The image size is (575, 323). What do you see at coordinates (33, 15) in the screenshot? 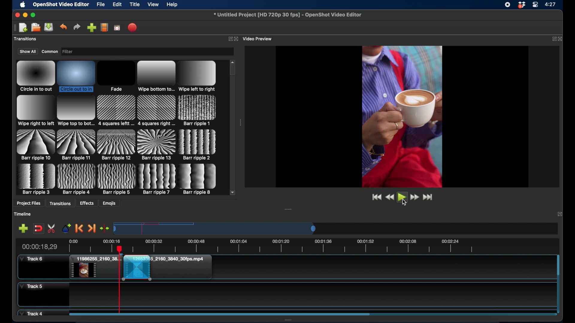
I see `maximize` at bounding box center [33, 15].